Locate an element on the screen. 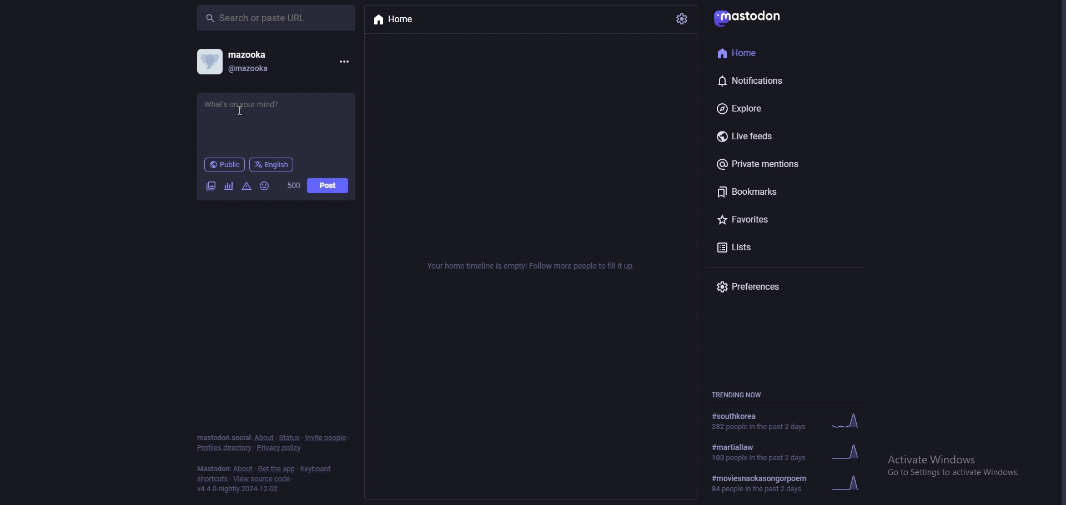  explore is located at coordinates (773, 108).